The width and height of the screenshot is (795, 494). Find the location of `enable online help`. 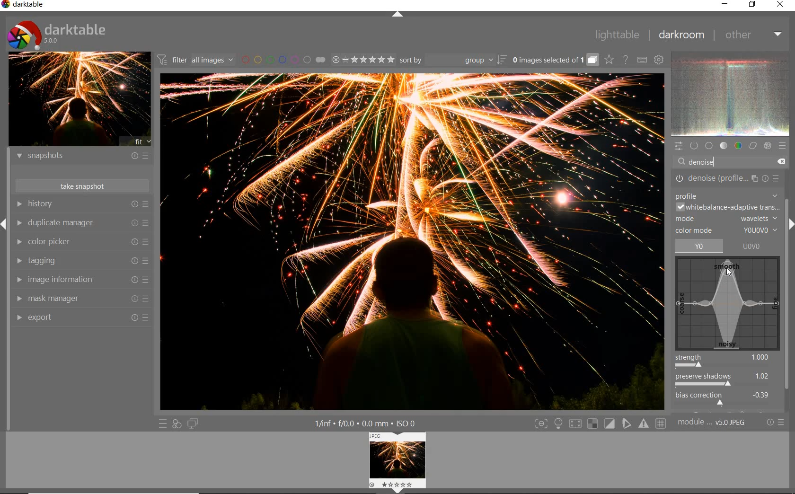

enable online help is located at coordinates (627, 60).